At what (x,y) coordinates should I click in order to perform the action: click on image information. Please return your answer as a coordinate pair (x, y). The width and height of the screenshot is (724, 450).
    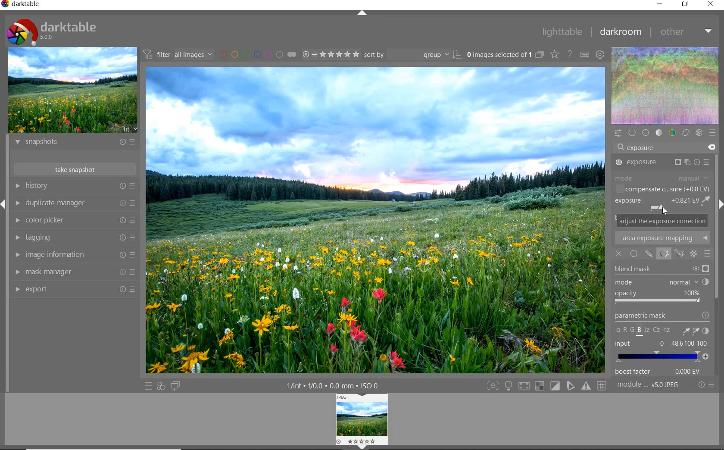
    Looking at the image, I should click on (74, 255).